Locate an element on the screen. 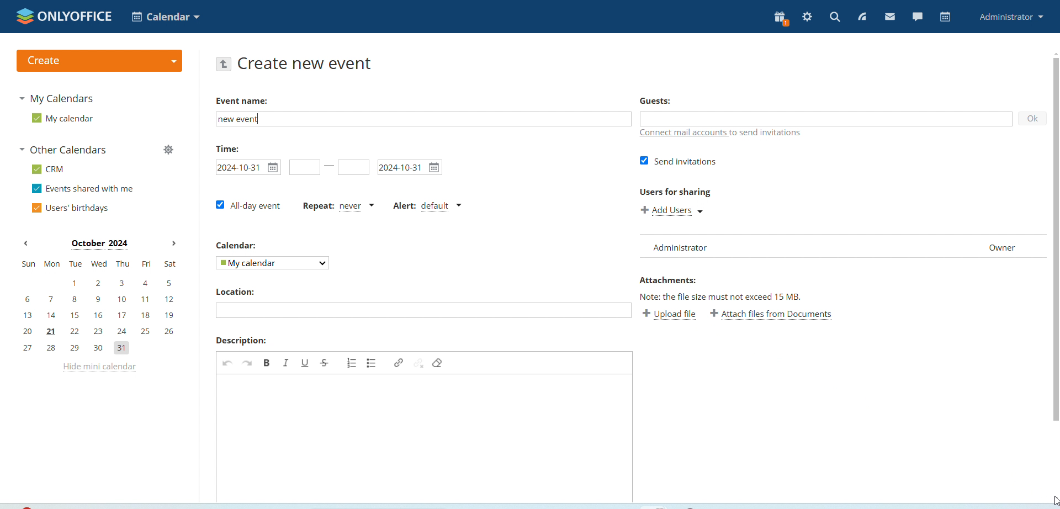 The image size is (1060, 509). connect mail accounts to send invitations is located at coordinates (723, 134).